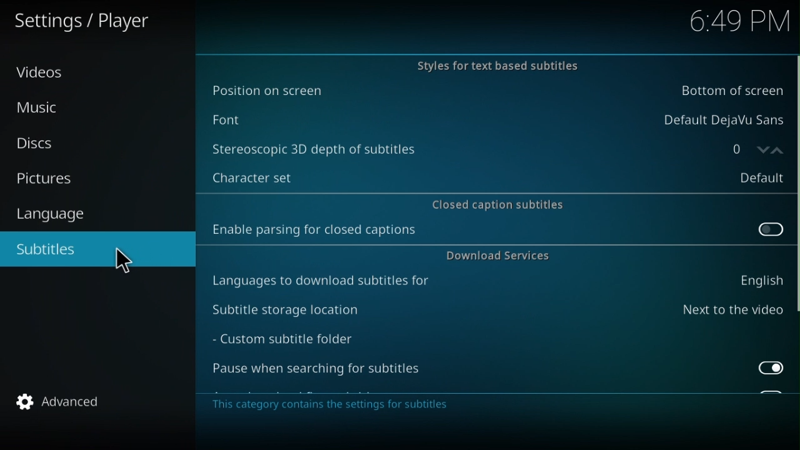  I want to click on Closed caption subtitles, so click(496, 202).